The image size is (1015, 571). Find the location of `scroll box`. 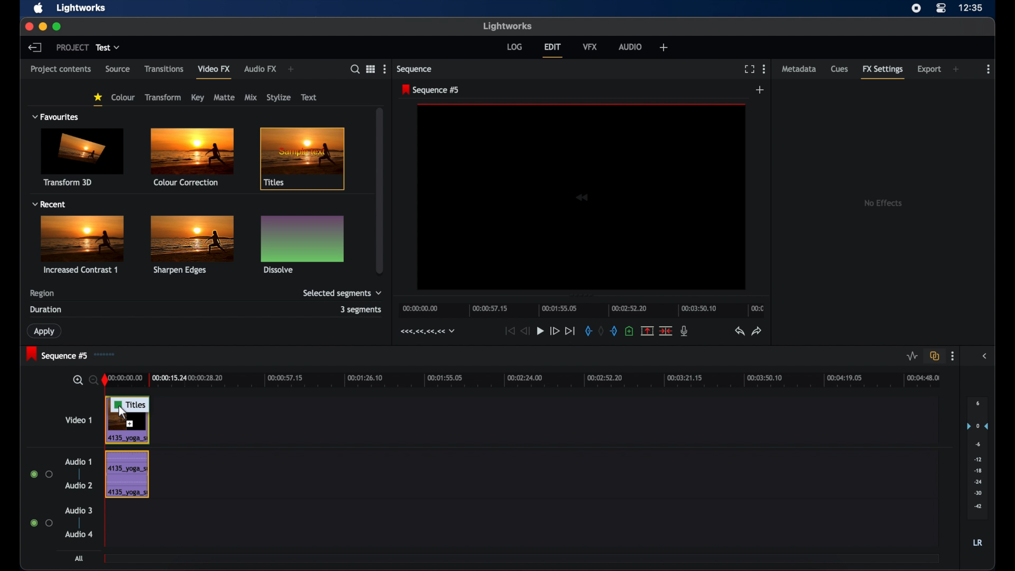

scroll box is located at coordinates (381, 190).